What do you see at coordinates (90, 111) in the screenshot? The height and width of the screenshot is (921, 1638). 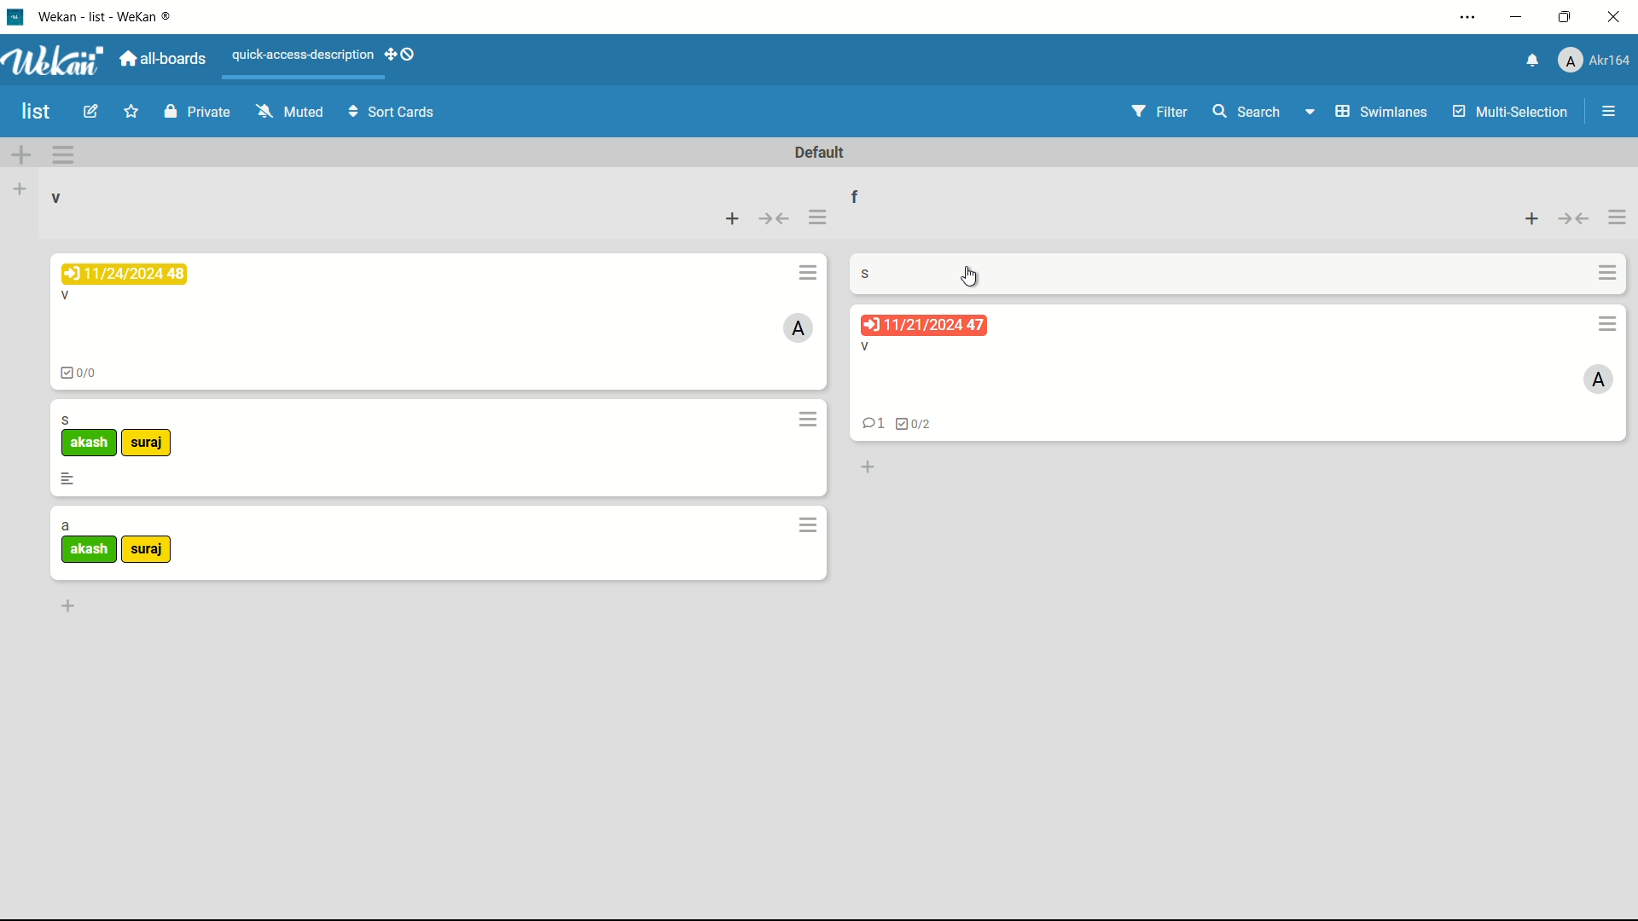 I see `edit` at bounding box center [90, 111].